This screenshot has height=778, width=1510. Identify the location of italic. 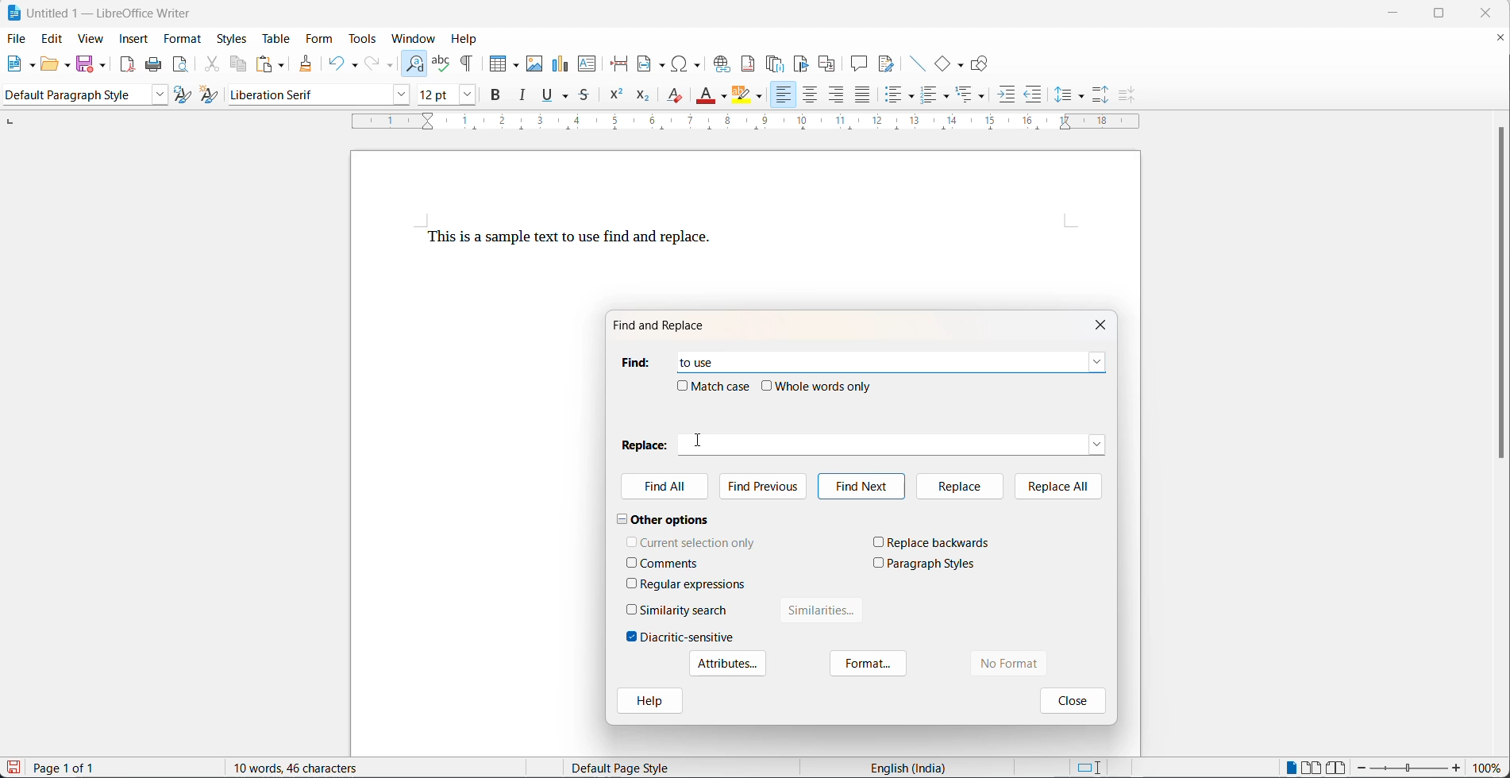
(526, 98).